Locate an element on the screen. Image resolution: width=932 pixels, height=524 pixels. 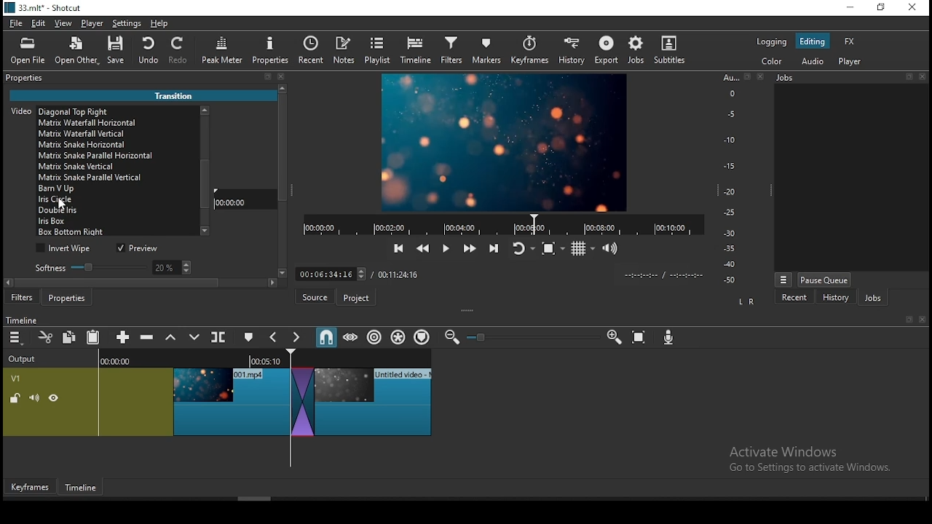
open file is located at coordinates (31, 52).